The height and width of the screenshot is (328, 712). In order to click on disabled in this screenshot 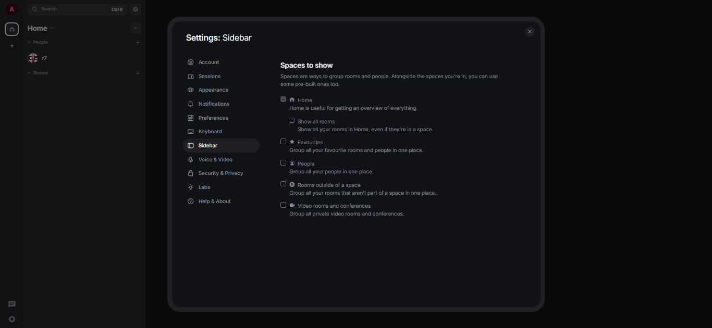, I will do `click(282, 206)`.